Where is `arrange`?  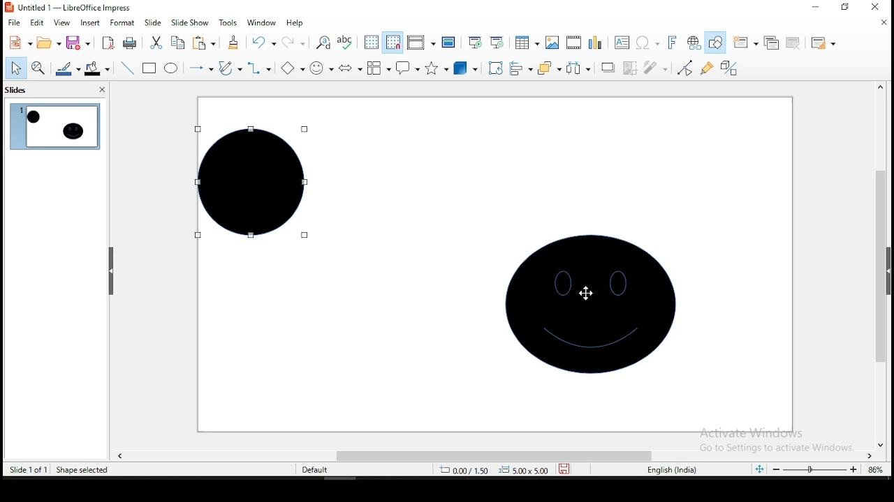
arrange is located at coordinates (548, 69).